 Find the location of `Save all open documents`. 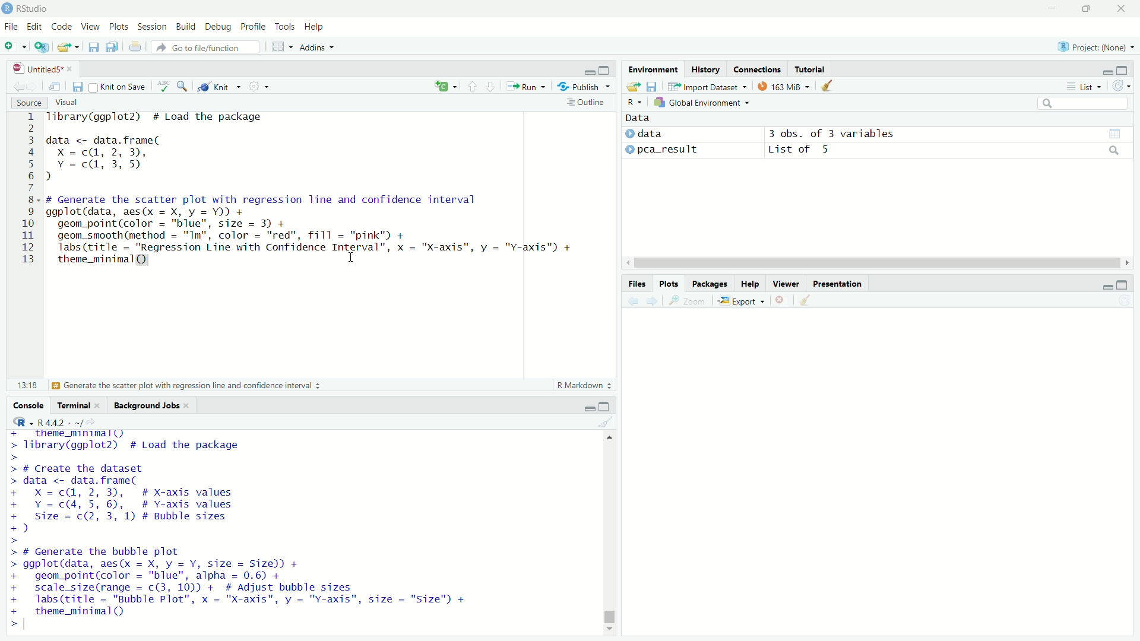

Save all open documents is located at coordinates (113, 46).